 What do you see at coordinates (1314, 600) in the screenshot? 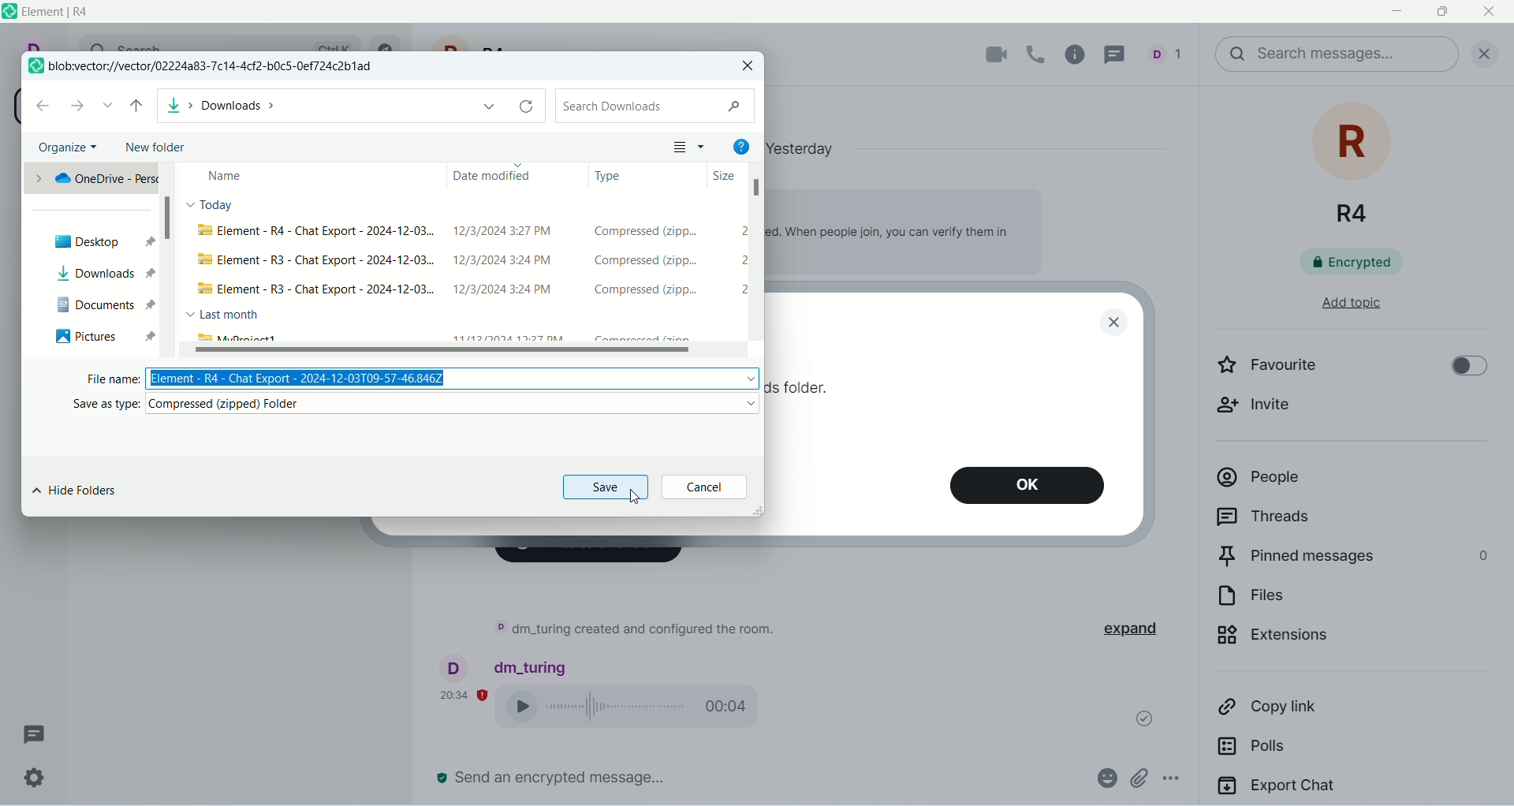
I see `files` at bounding box center [1314, 600].